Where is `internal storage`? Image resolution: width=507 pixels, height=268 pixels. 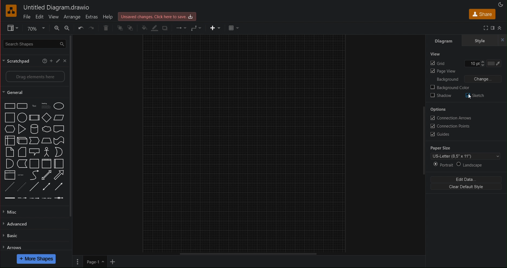 internal storage is located at coordinates (9, 140).